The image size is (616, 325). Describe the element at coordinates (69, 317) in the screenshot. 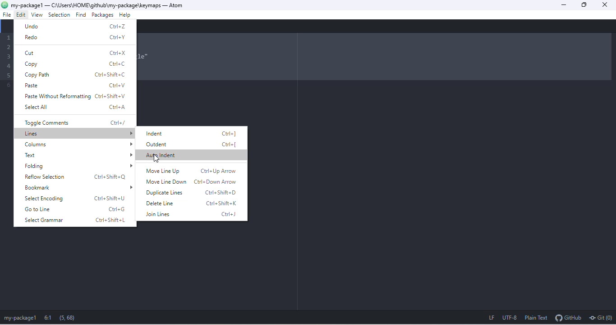

I see `(5, 68)` at that location.